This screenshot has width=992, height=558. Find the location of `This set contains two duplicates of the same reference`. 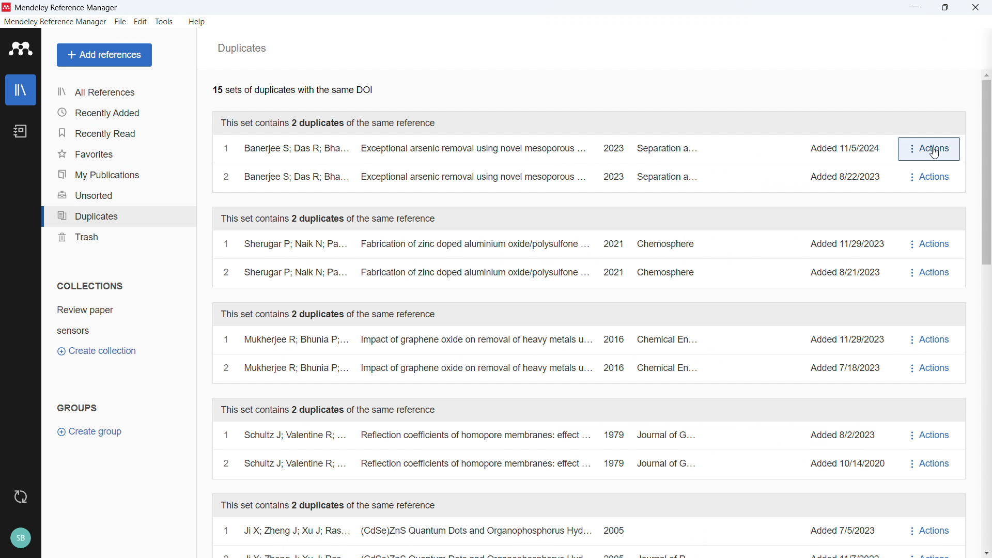

This set contains two duplicates of the same reference is located at coordinates (330, 410).